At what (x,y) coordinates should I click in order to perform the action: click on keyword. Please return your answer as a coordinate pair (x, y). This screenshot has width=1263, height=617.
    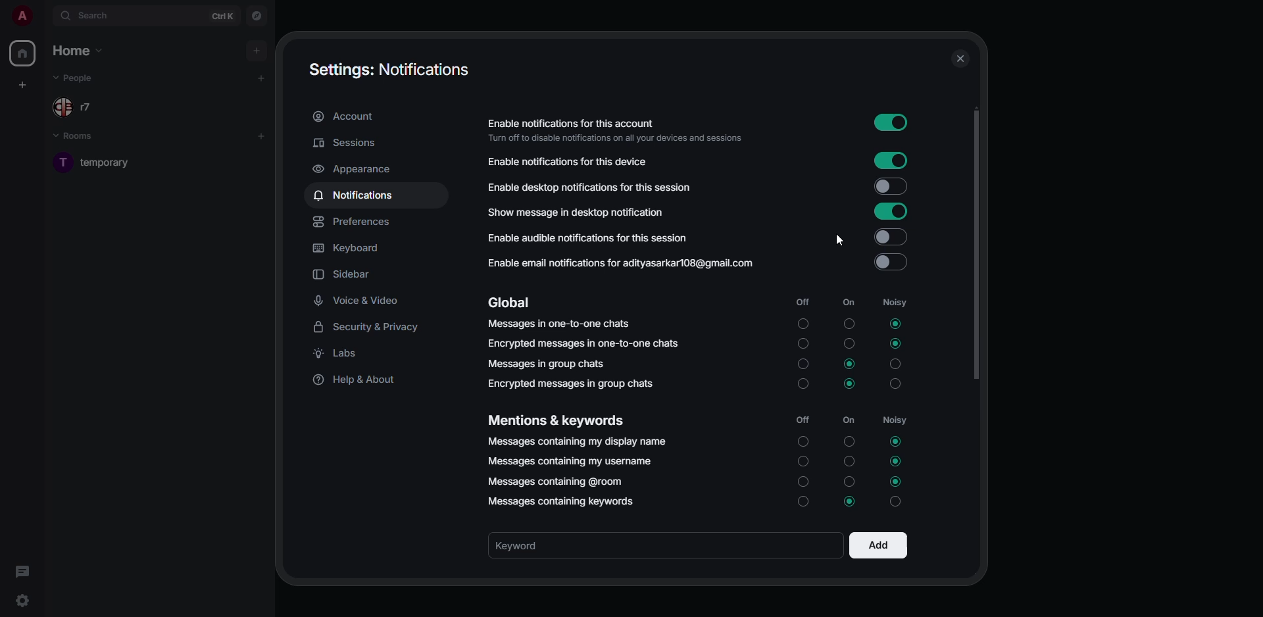
    Looking at the image, I should click on (524, 545).